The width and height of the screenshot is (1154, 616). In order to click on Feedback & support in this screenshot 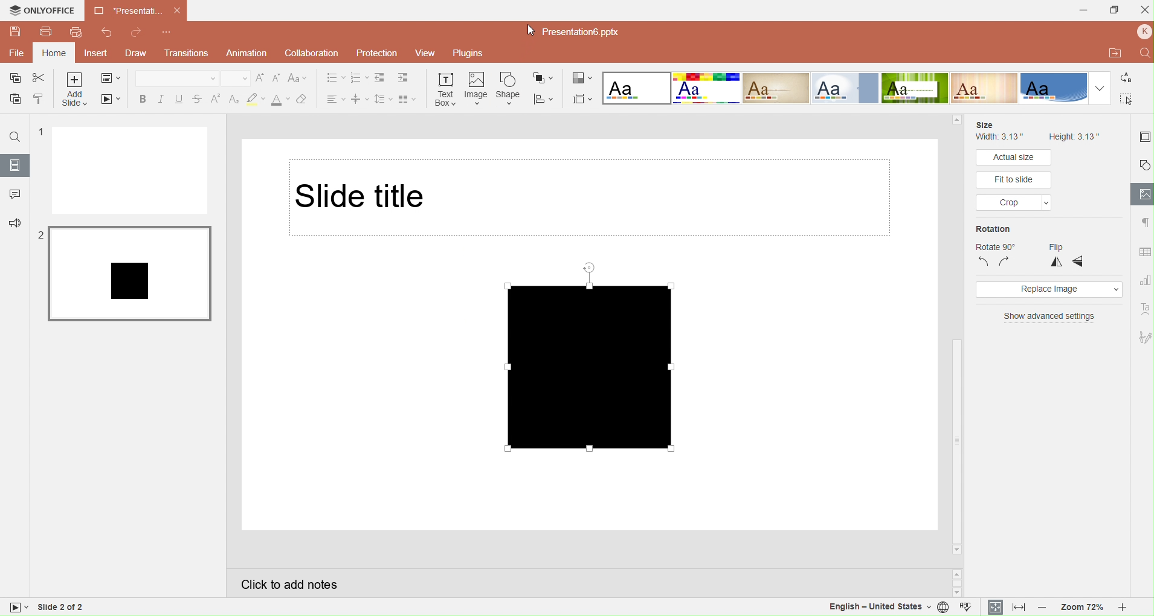, I will do `click(14, 223)`.